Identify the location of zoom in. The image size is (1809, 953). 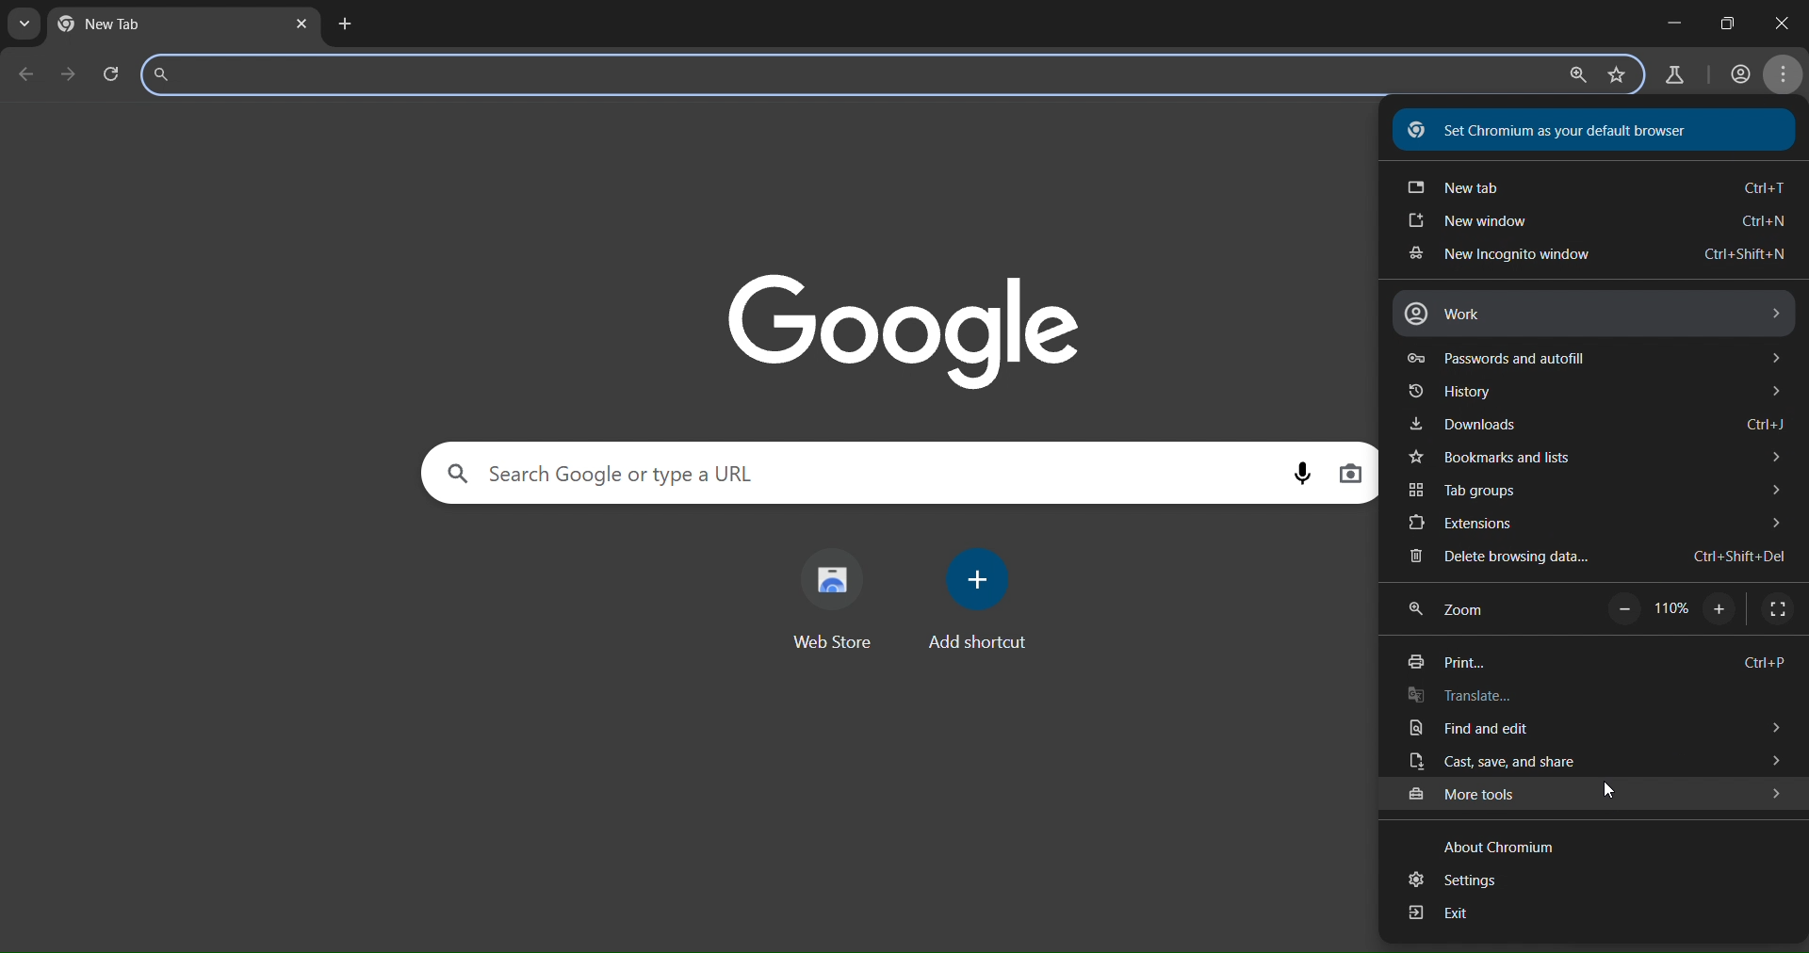
(1721, 611).